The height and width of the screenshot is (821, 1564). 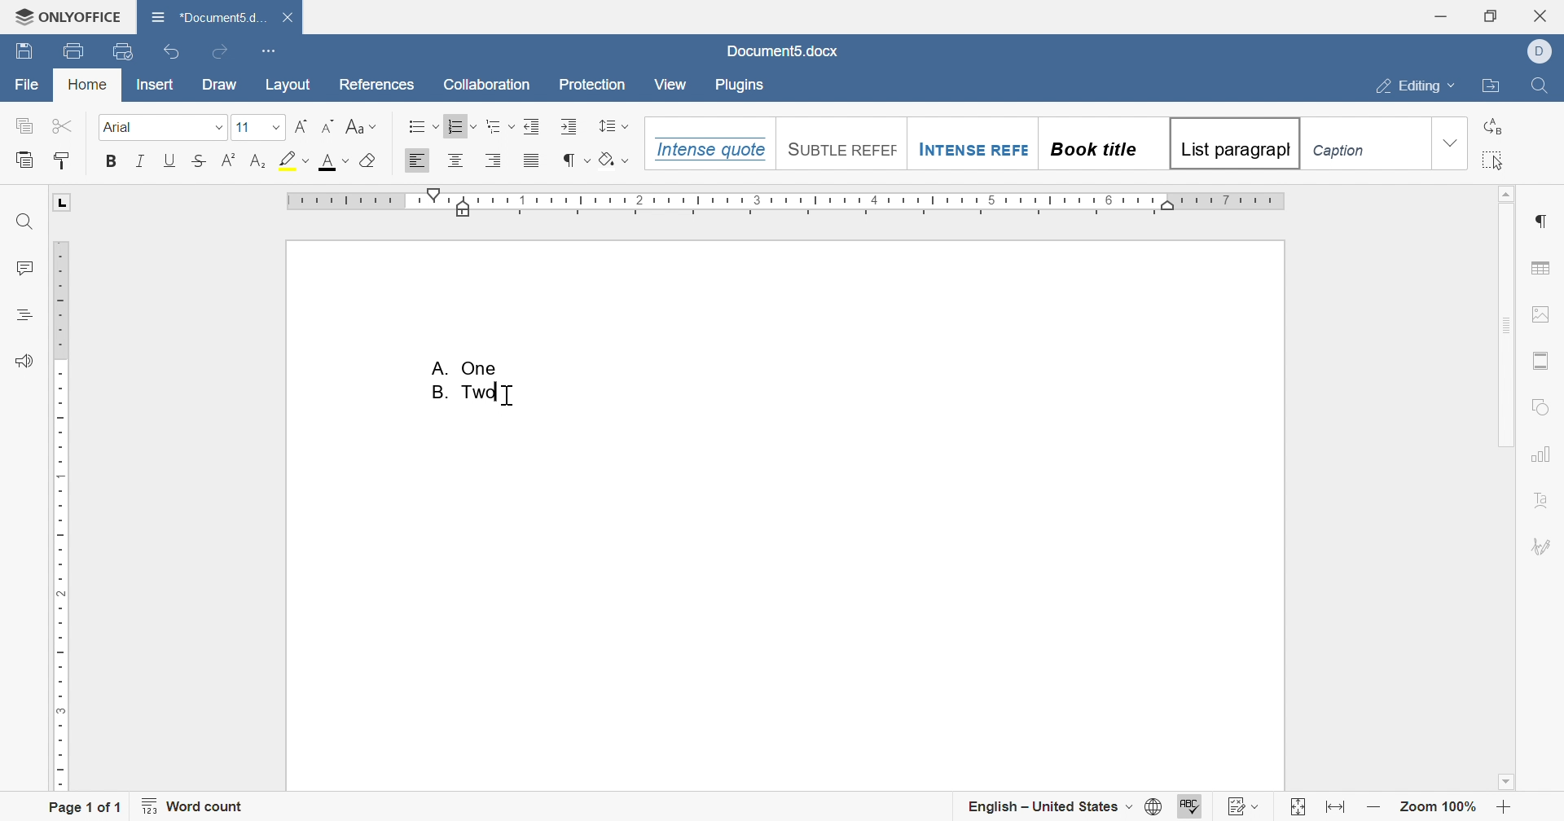 I want to click on page 1 of 1, so click(x=86, y=806).